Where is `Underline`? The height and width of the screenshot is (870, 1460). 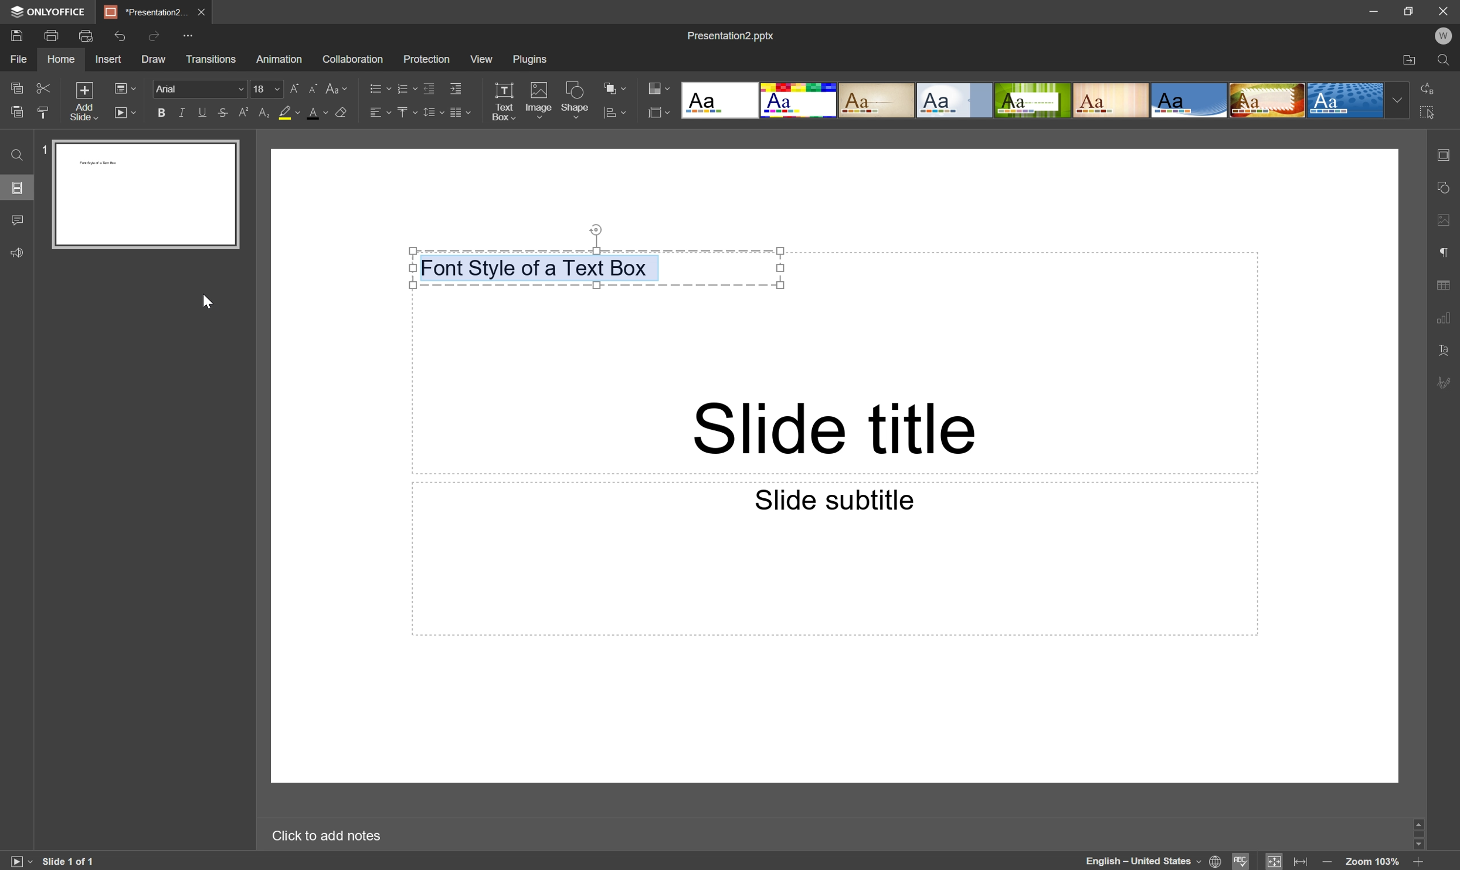
Underline is located at coordinates (203, 111).